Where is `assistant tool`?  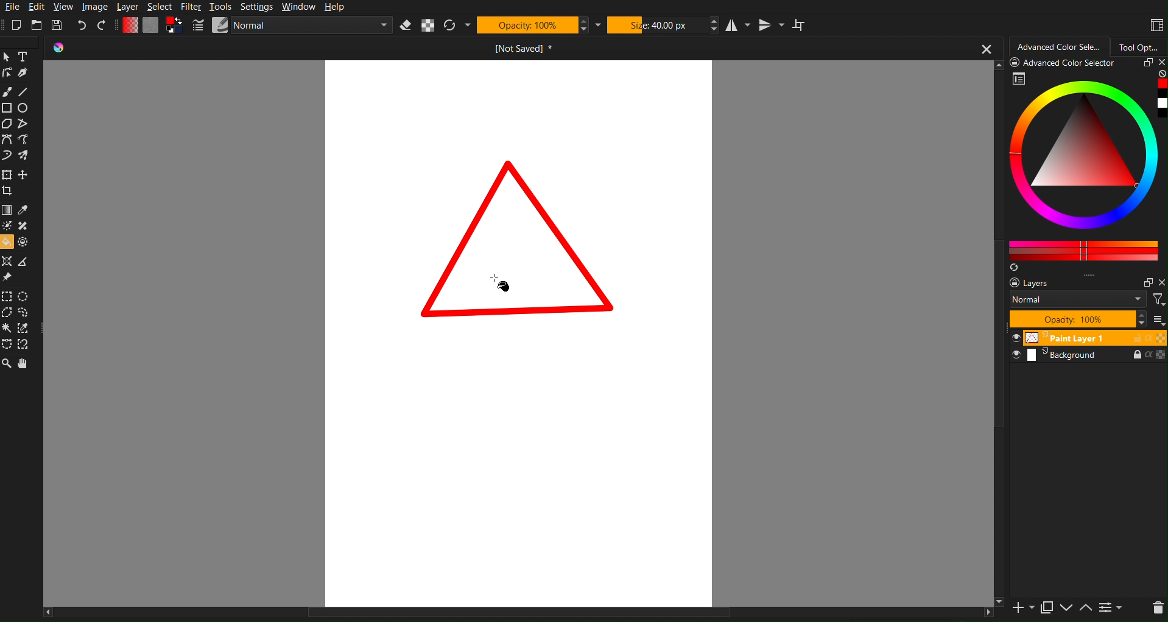
assistant tool is located at coordinates (8, 261).